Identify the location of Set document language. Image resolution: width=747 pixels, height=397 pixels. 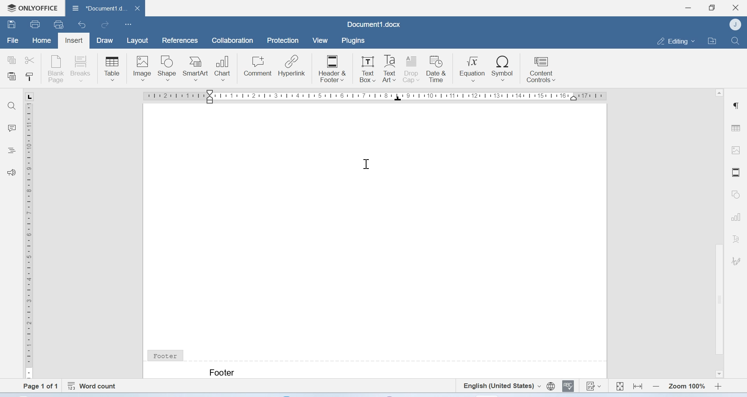
(551, 386).